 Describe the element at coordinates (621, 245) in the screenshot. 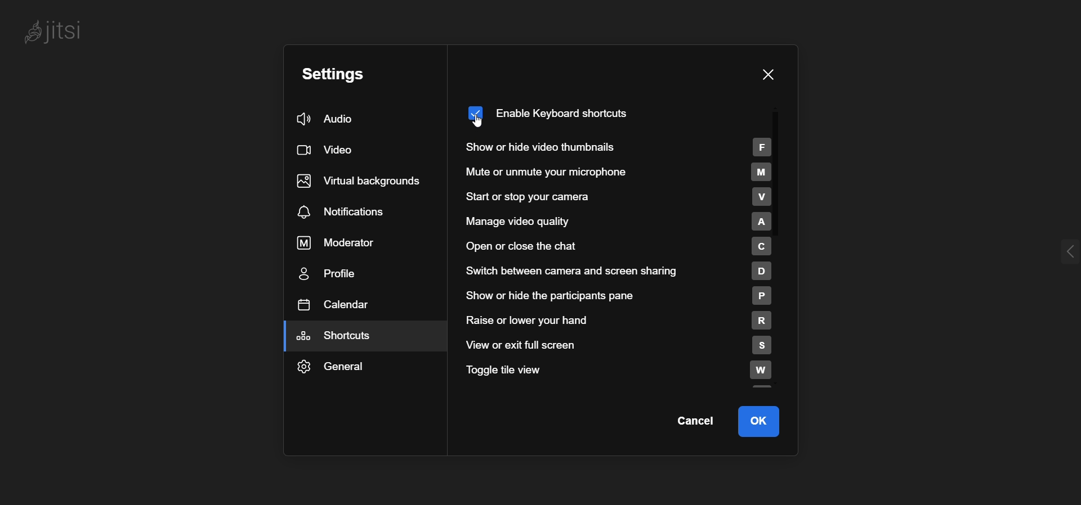

I see `open or close chat` at that location.